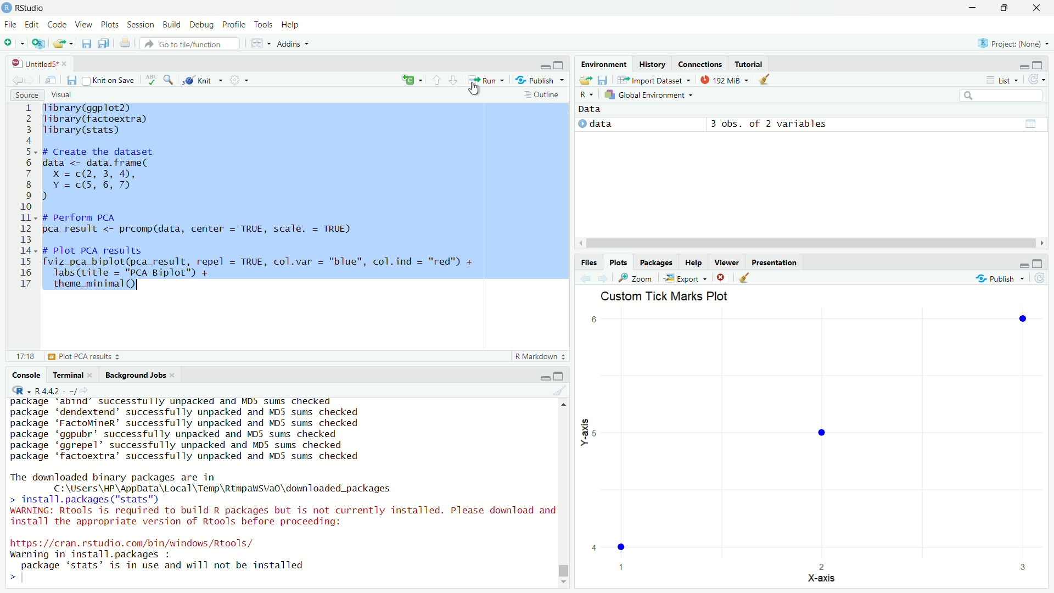  Describe the element at coordinates (598, 125) in the screenshot. I see `data` at that location.